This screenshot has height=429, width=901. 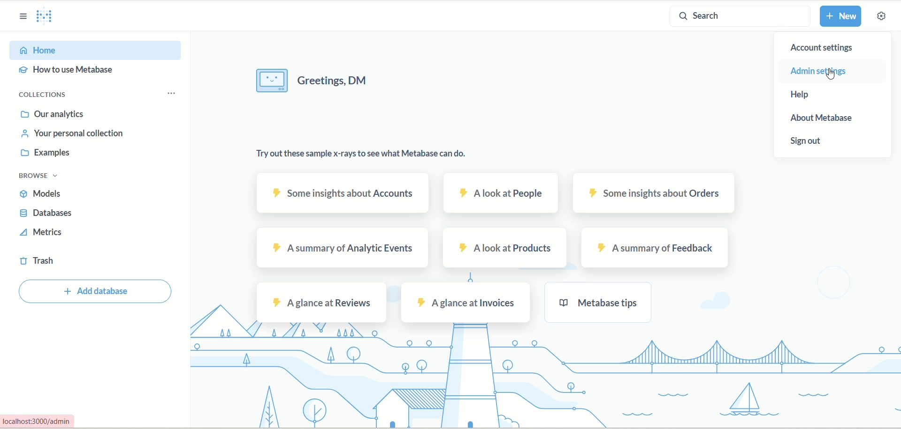 I want to click on collections, so click(x=43, y=95).